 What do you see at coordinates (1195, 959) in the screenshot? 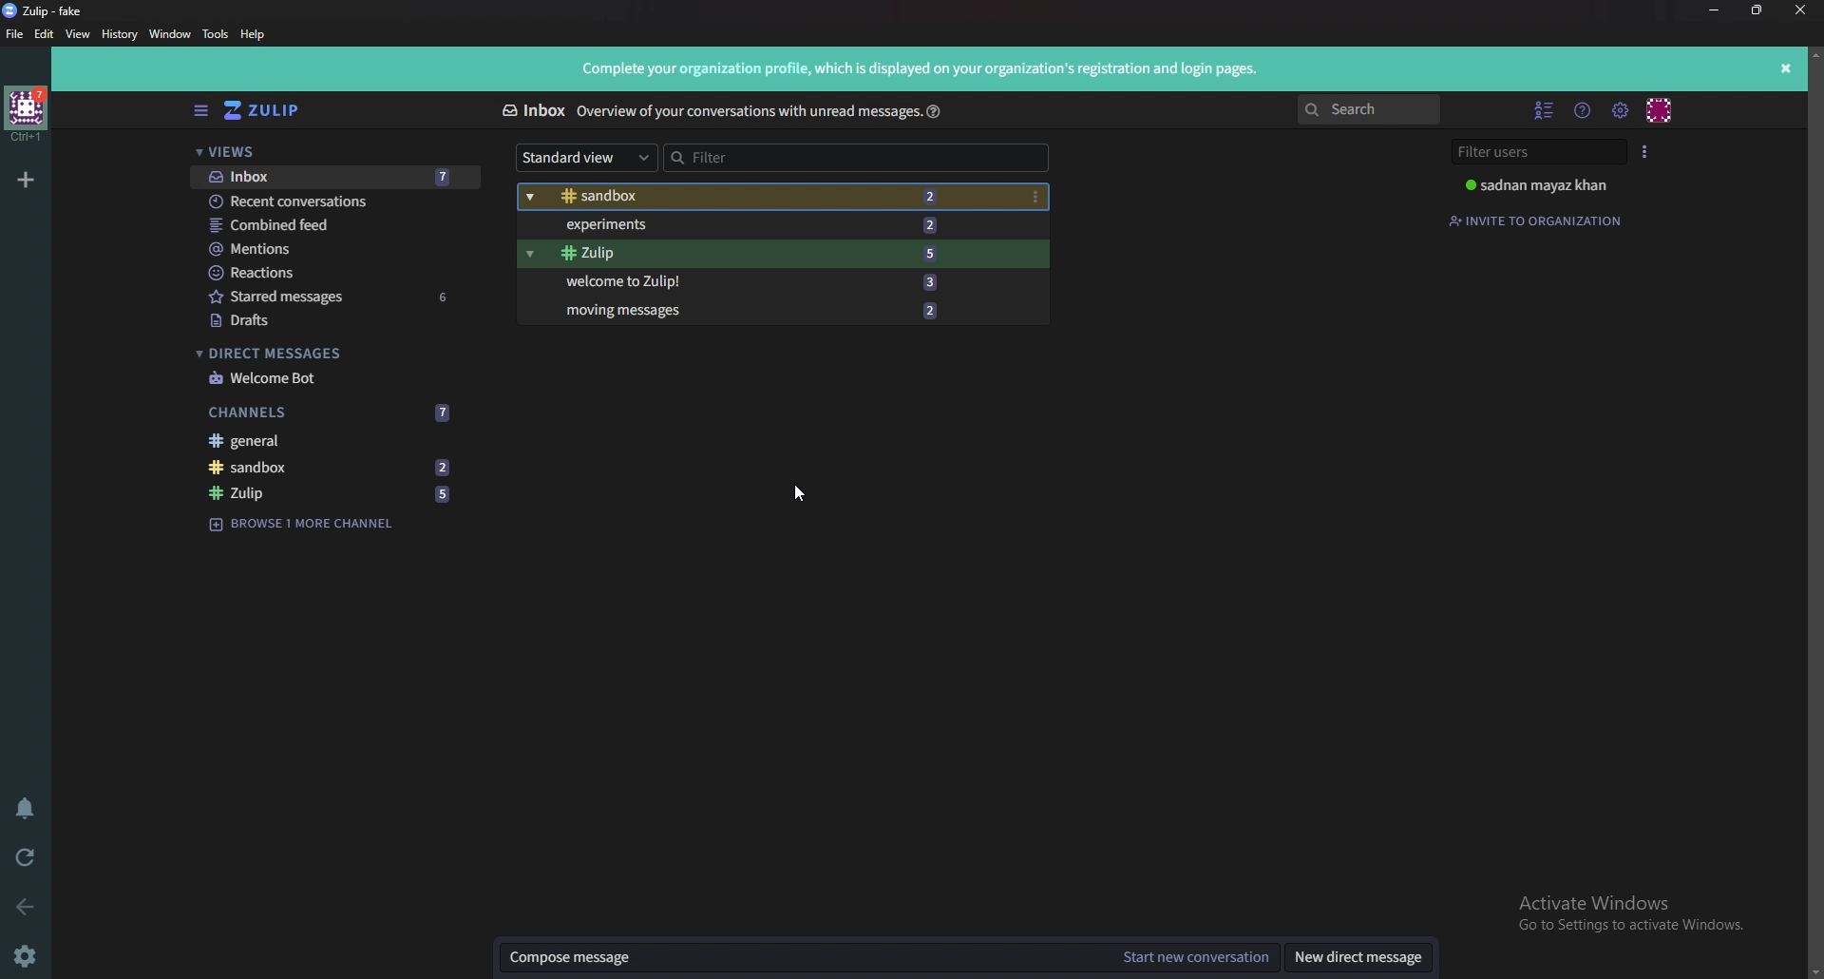
I see `Start new conversation` at bounding box center [1195, 959].